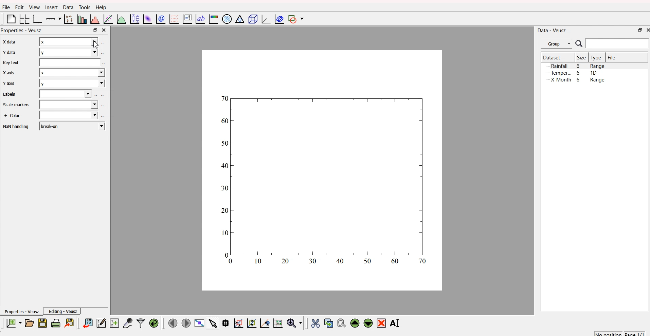 The height and width of the screenshot is (336, 650). What do you see at coordinates (278, 19) in the screenshot?
I see `plot covariance ellipses` at bounding box center [278, 19].